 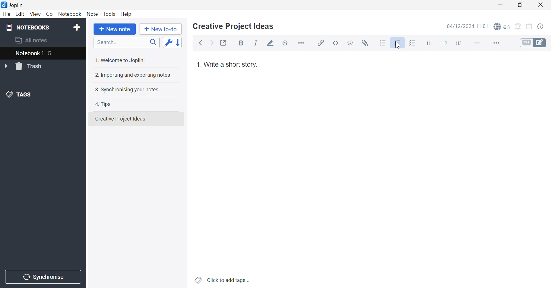 I want to click on Reverse sort order, so click(x=181, y=43).